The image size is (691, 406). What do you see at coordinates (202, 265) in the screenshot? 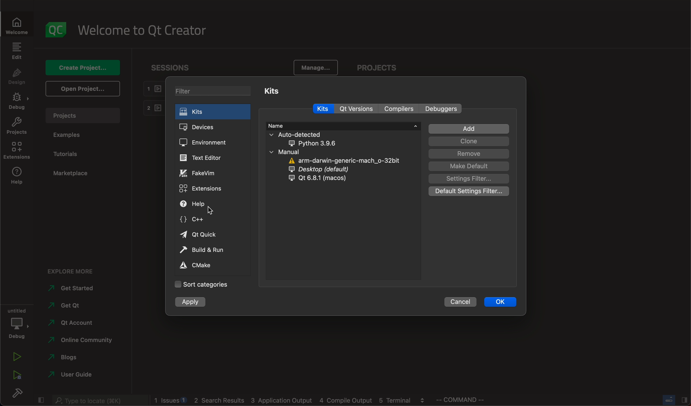
I see `cmake` at bounding box center [202, 265].